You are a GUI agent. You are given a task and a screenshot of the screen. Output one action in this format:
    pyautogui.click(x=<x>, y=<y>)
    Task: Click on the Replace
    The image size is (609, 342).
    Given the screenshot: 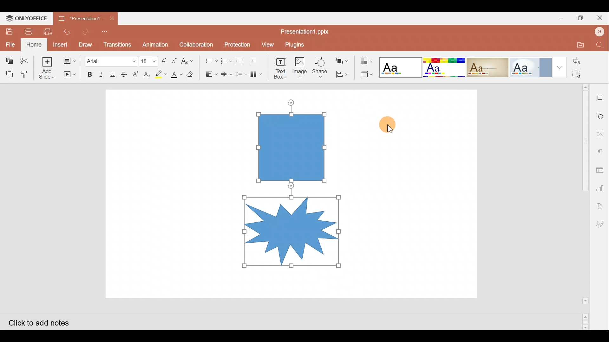 What is the action you would take?
    pyautogui.click(x=580, y=61)
    